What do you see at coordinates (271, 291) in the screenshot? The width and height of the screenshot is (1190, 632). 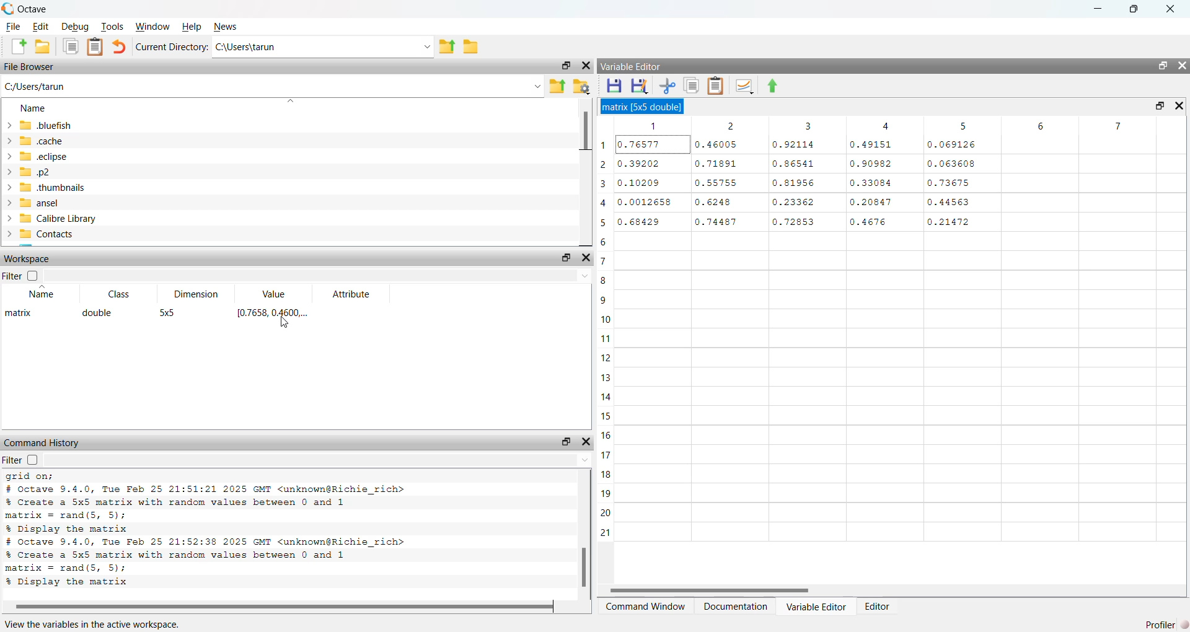 I see `Value` at bounding box center [271, 291].